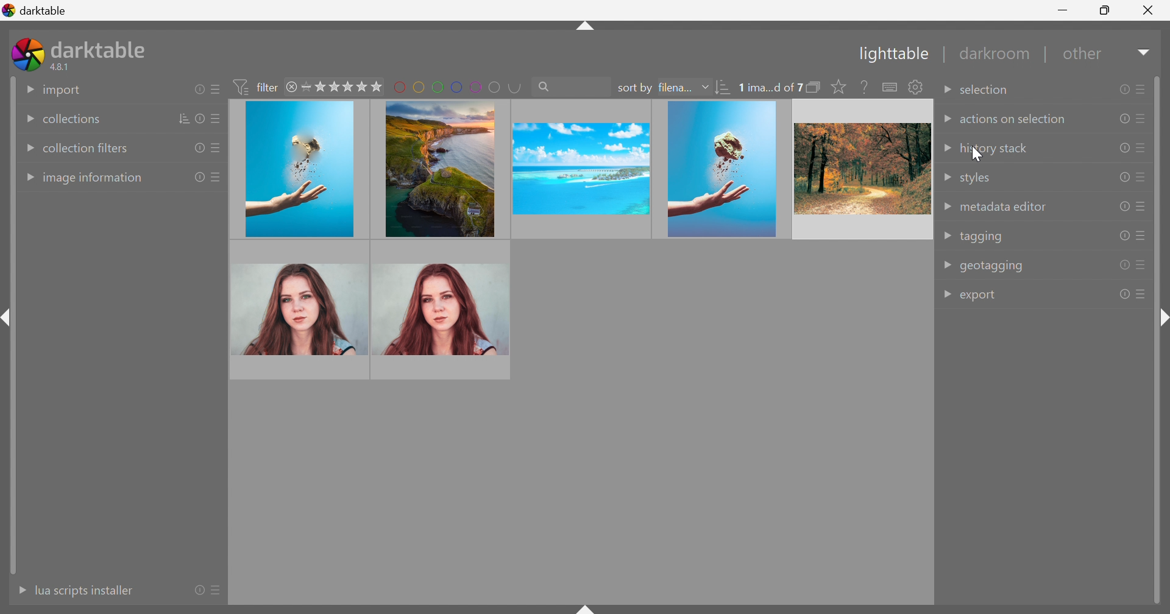  Describe the element at coordinates (87, 148) in the screenshot. I see `collection filters` at that location.